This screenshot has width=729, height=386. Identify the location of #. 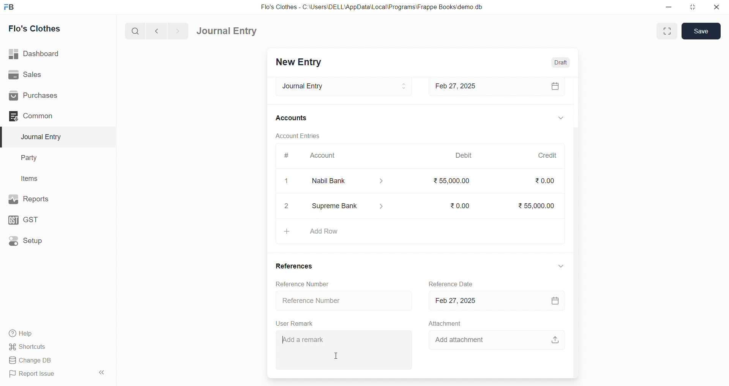
(287, 157).